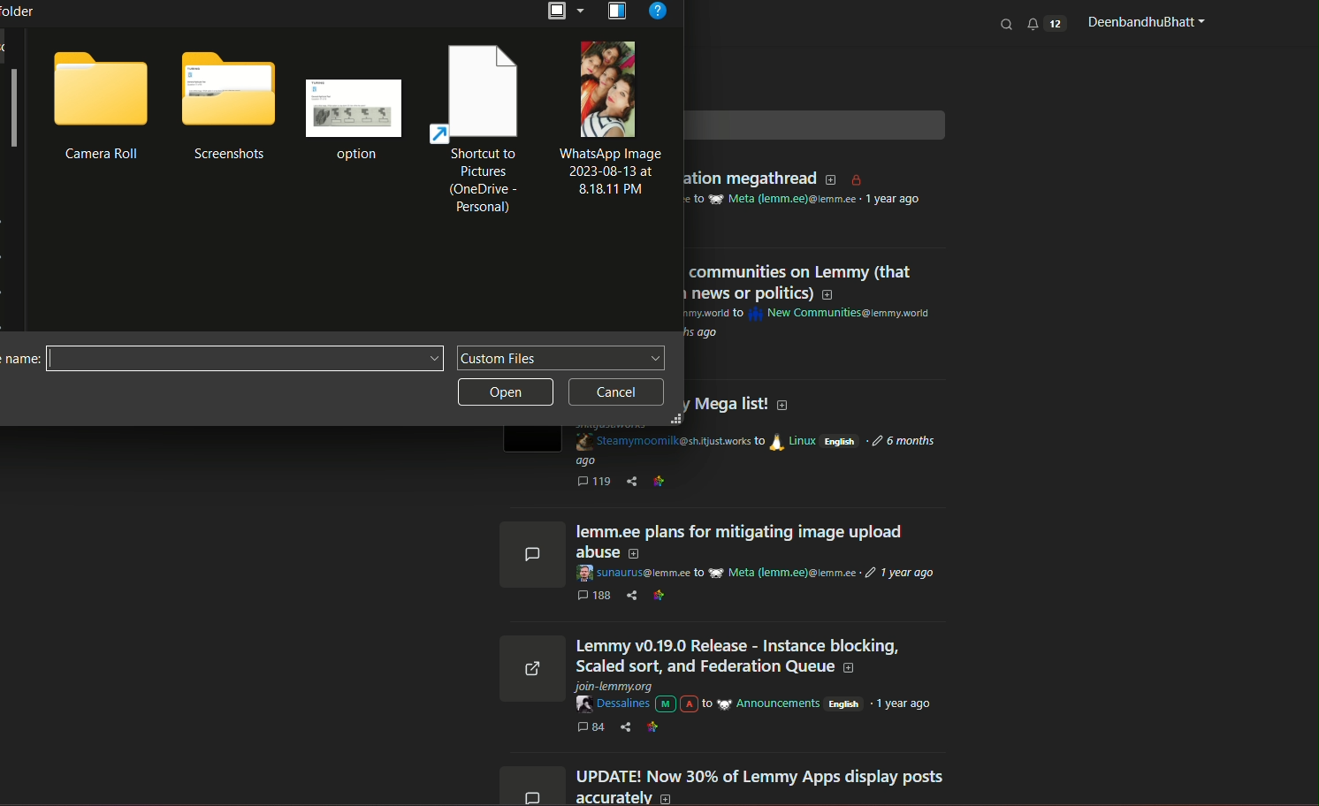 The width and height of the screenshot is (1319, 806). Describe the element at coordinates (243, 358) in the screenshot. I see `text box` at that location.